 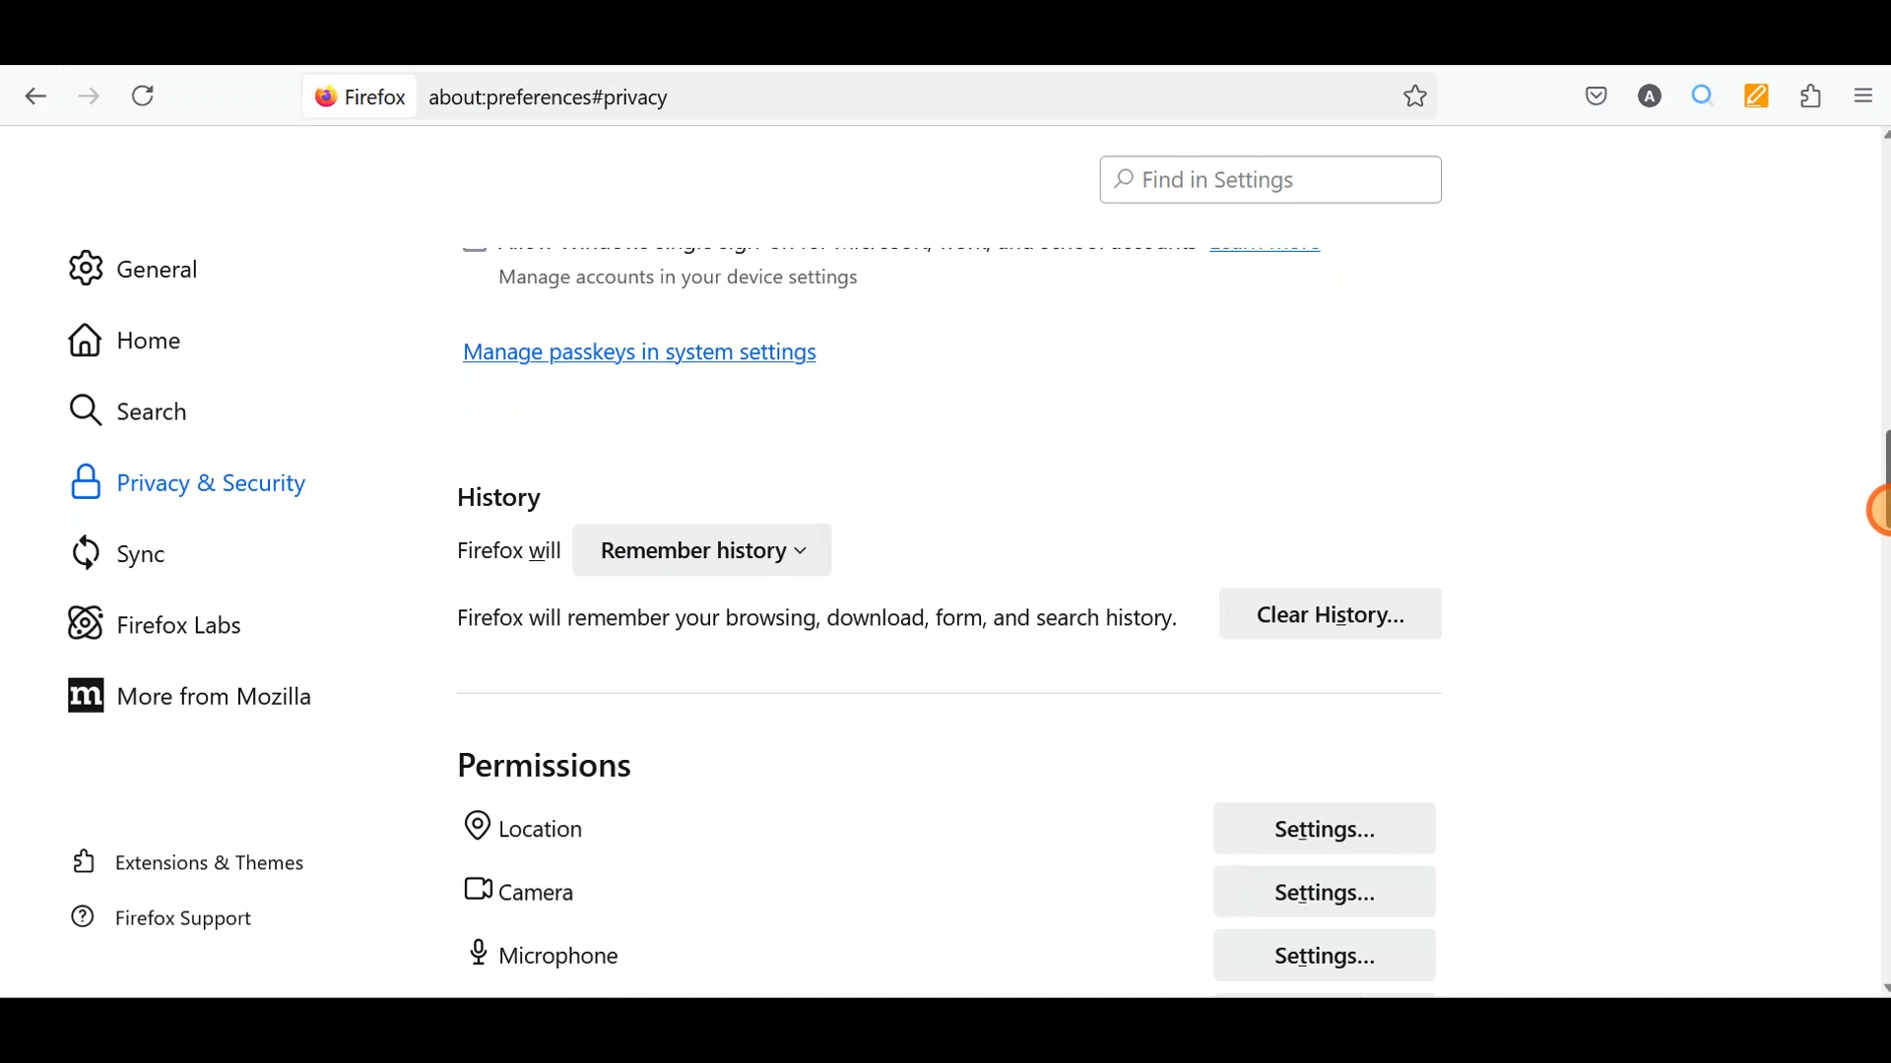 I want to click on Sync, so click(x=147, y=552).